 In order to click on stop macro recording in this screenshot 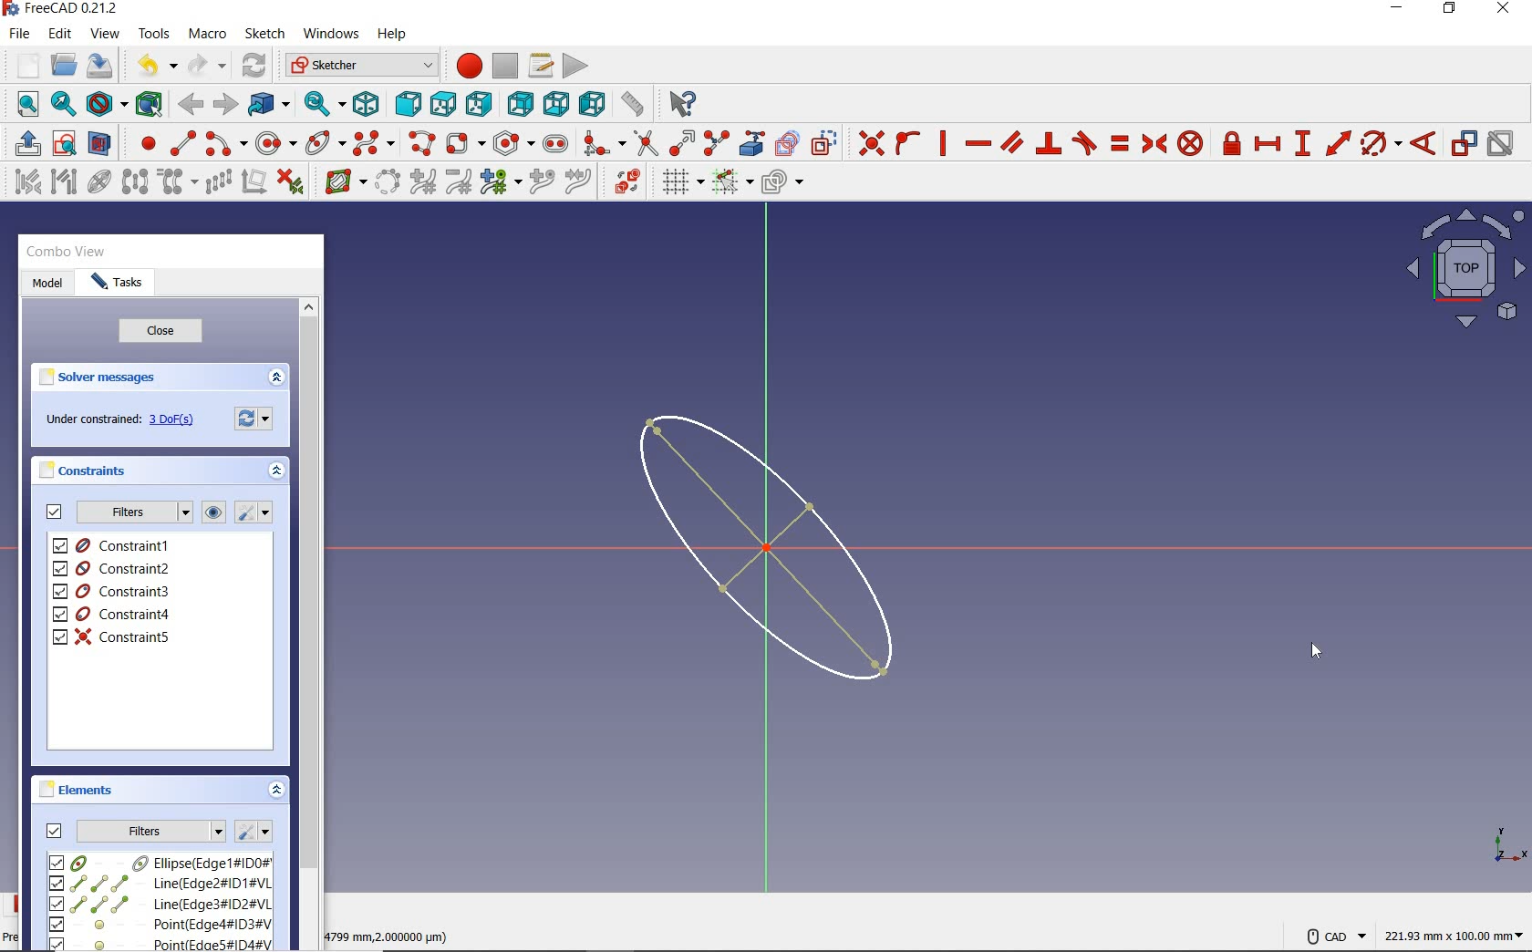, I will do `click(506, 65)`.